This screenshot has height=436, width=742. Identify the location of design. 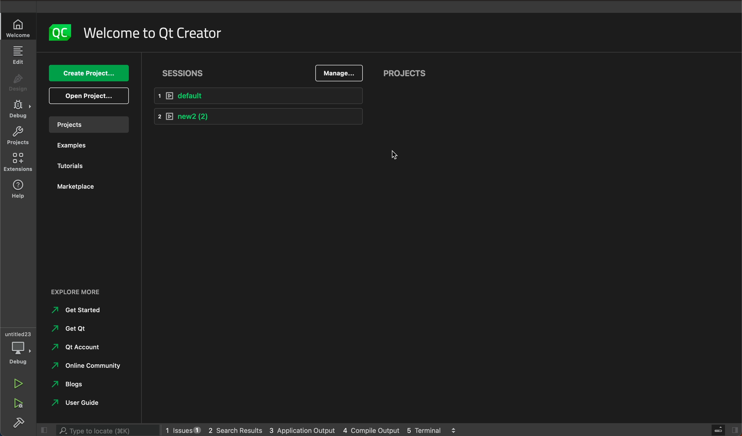
(18, 82).